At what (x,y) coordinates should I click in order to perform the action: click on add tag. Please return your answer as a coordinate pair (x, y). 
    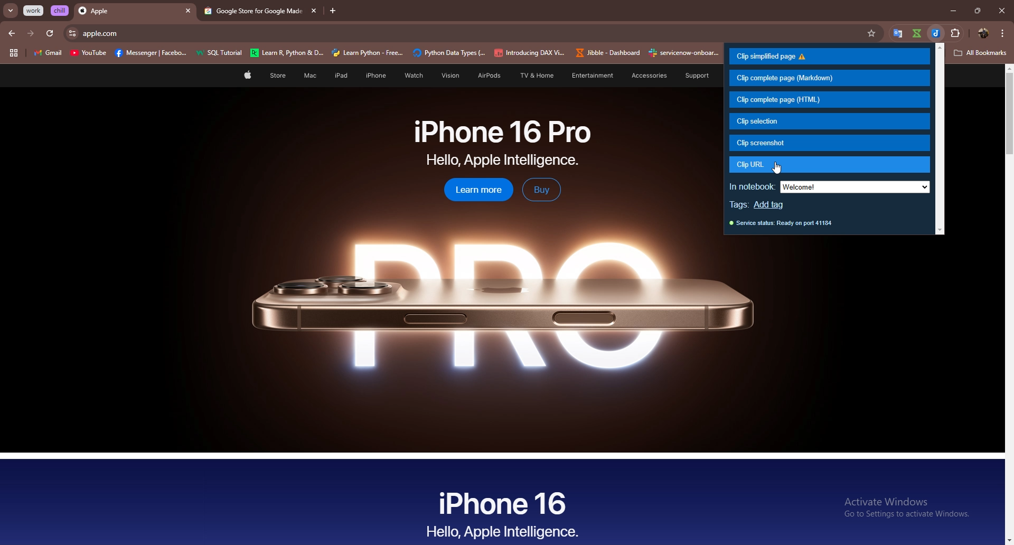
    Looking at the image, I should click on (774, 205).